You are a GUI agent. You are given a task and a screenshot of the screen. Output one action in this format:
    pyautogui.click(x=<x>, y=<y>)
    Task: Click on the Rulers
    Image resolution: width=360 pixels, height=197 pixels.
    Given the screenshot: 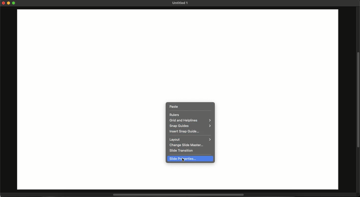 What is the action you would take?
    pyautogui.click(x=175, y=114)
    